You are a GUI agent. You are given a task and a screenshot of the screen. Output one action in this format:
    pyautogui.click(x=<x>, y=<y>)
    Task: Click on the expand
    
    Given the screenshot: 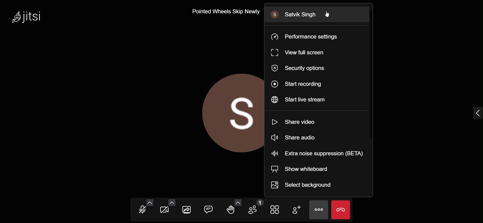 What is the action you would take?
    pyautogui.click(x=473, y=112)
    